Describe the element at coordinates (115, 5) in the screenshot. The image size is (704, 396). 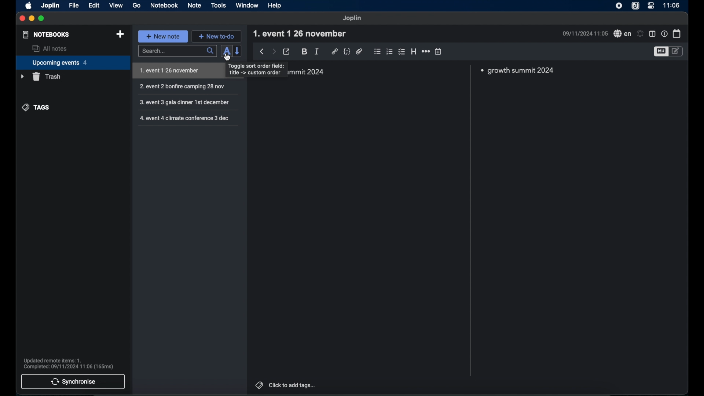
I see `view` at that location.